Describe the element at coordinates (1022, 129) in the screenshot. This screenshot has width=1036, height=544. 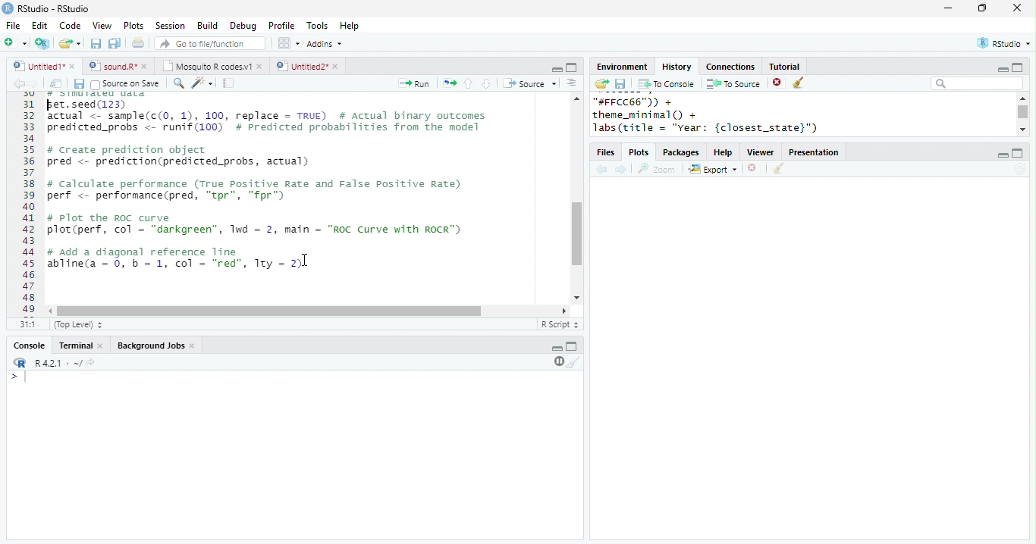
I see `scroll down` at that location.